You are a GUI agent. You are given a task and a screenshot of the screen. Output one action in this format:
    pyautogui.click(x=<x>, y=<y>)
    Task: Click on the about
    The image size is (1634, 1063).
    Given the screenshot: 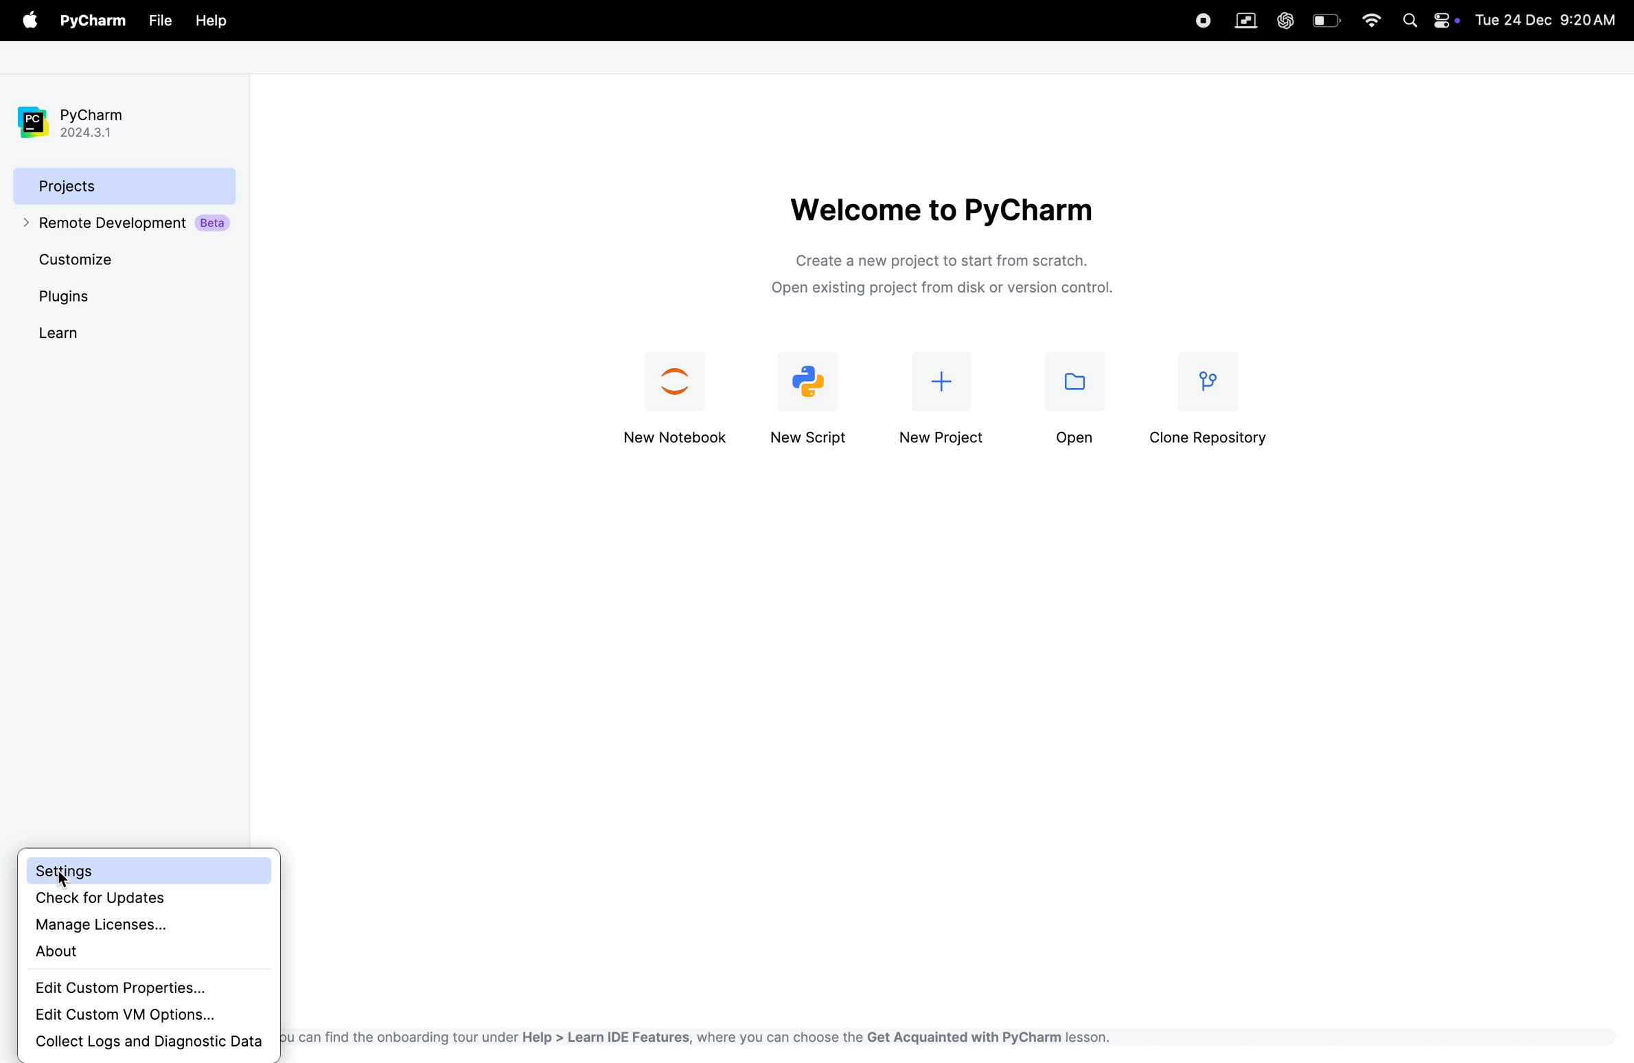 What is the action you would take?
    pyautogui.click(x=138, y=951)
    